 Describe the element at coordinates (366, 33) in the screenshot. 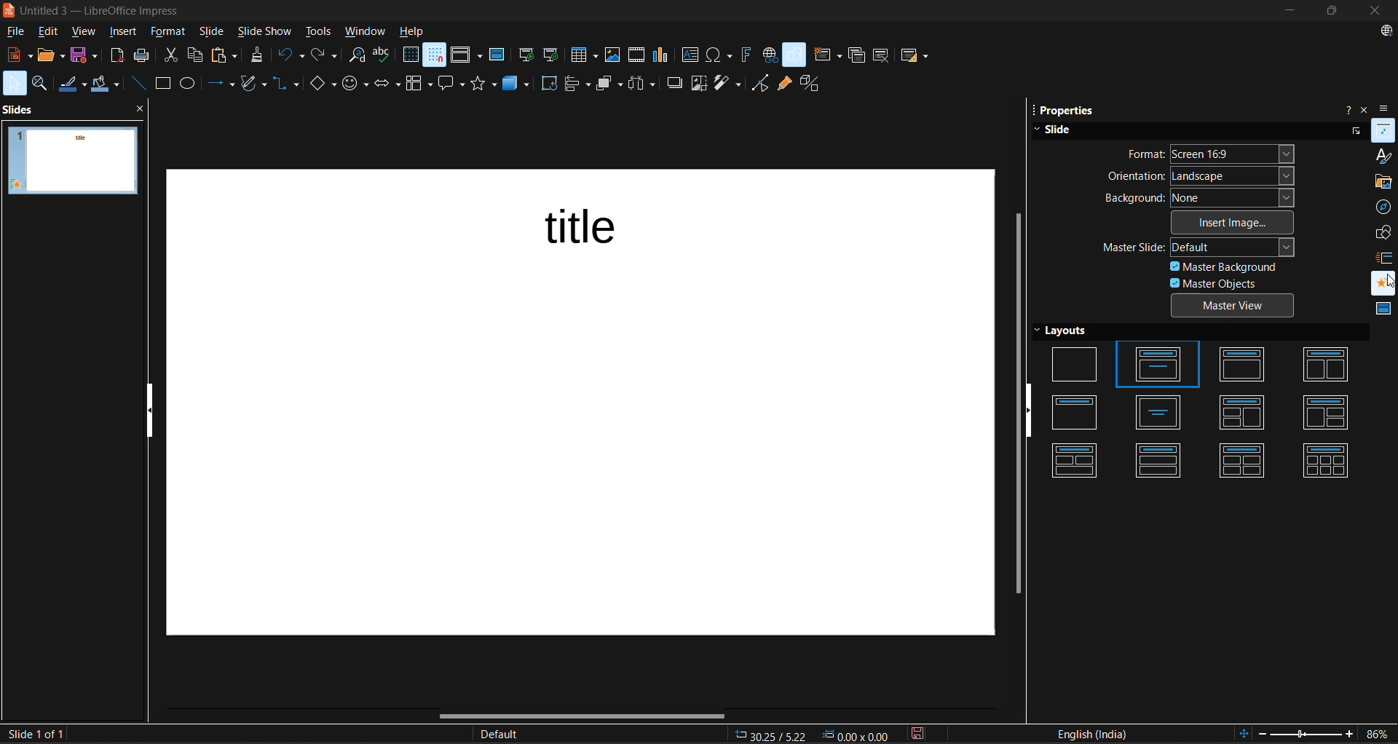

I see `window` at that location.